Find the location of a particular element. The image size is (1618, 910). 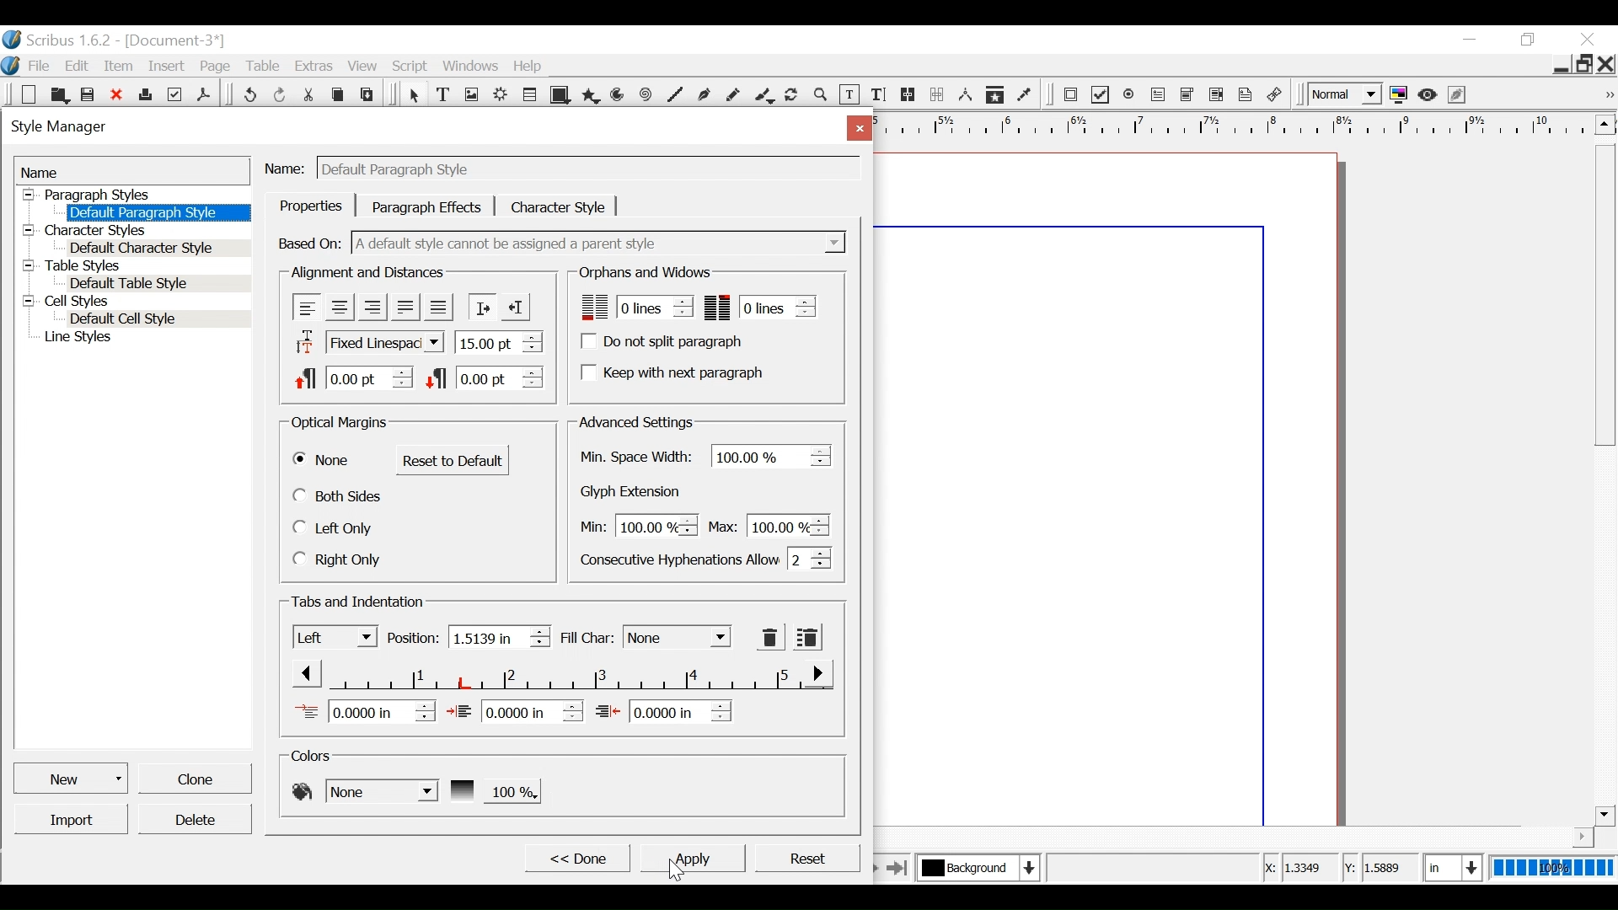

Render frame is located at coordinates (501, 95).